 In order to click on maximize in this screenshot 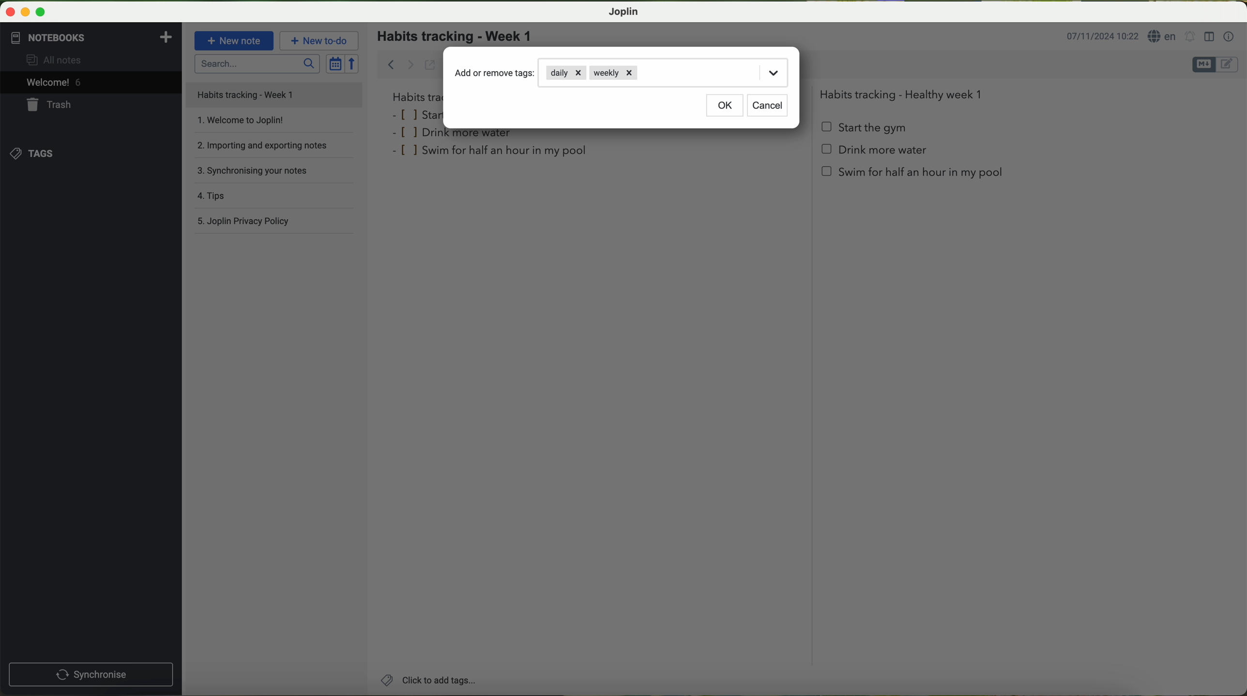, I will do `click(41, 12)`.